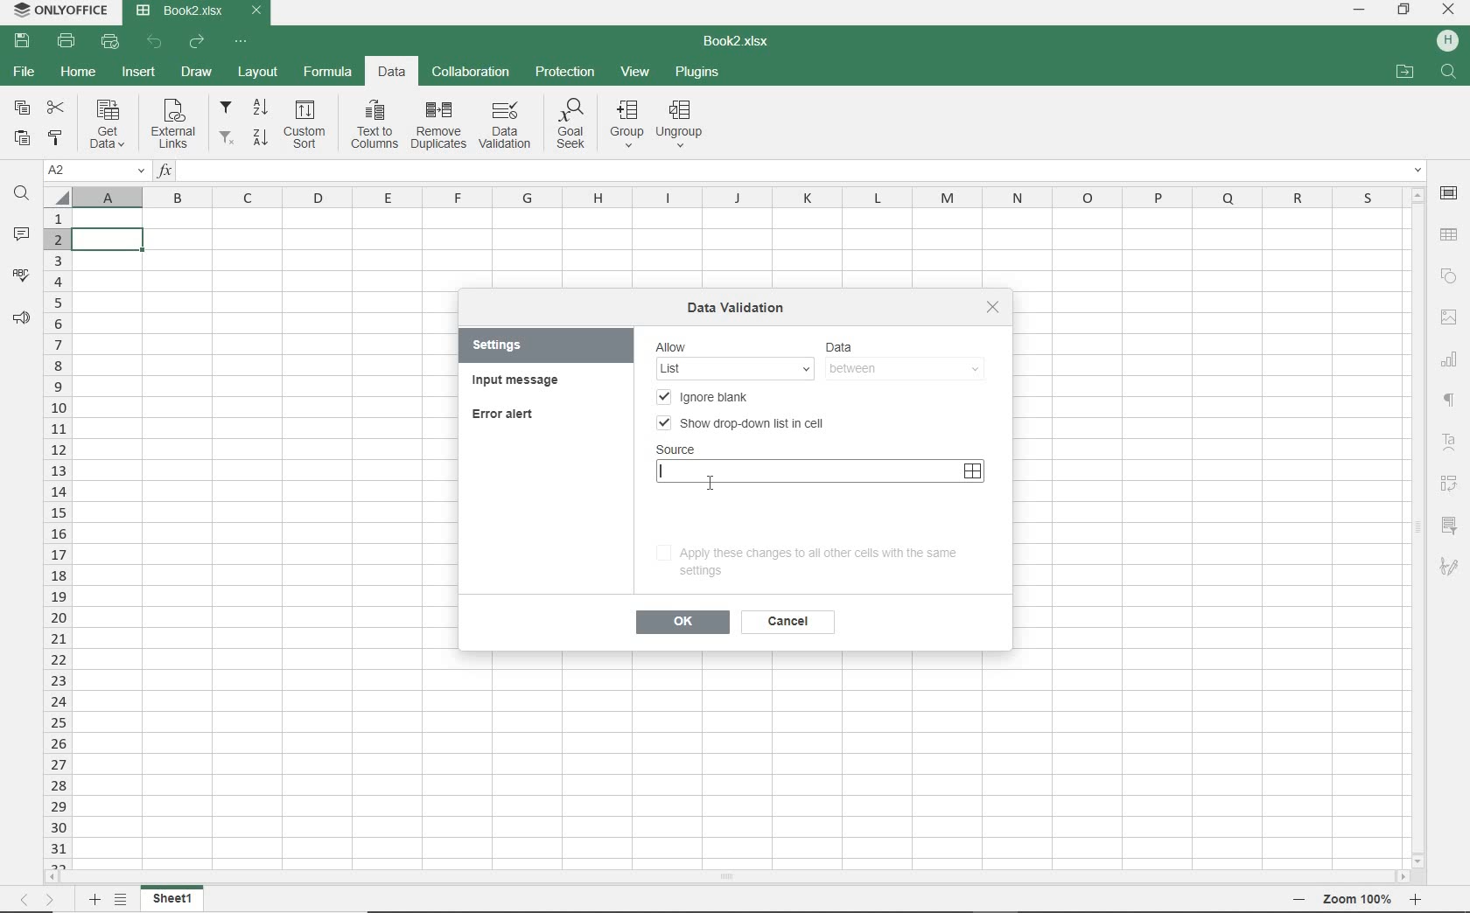 This screenshot has height=913, width=1470. Describe the element at coordinates (637, 71) in the screenshot. I see `VIEW` at that location.